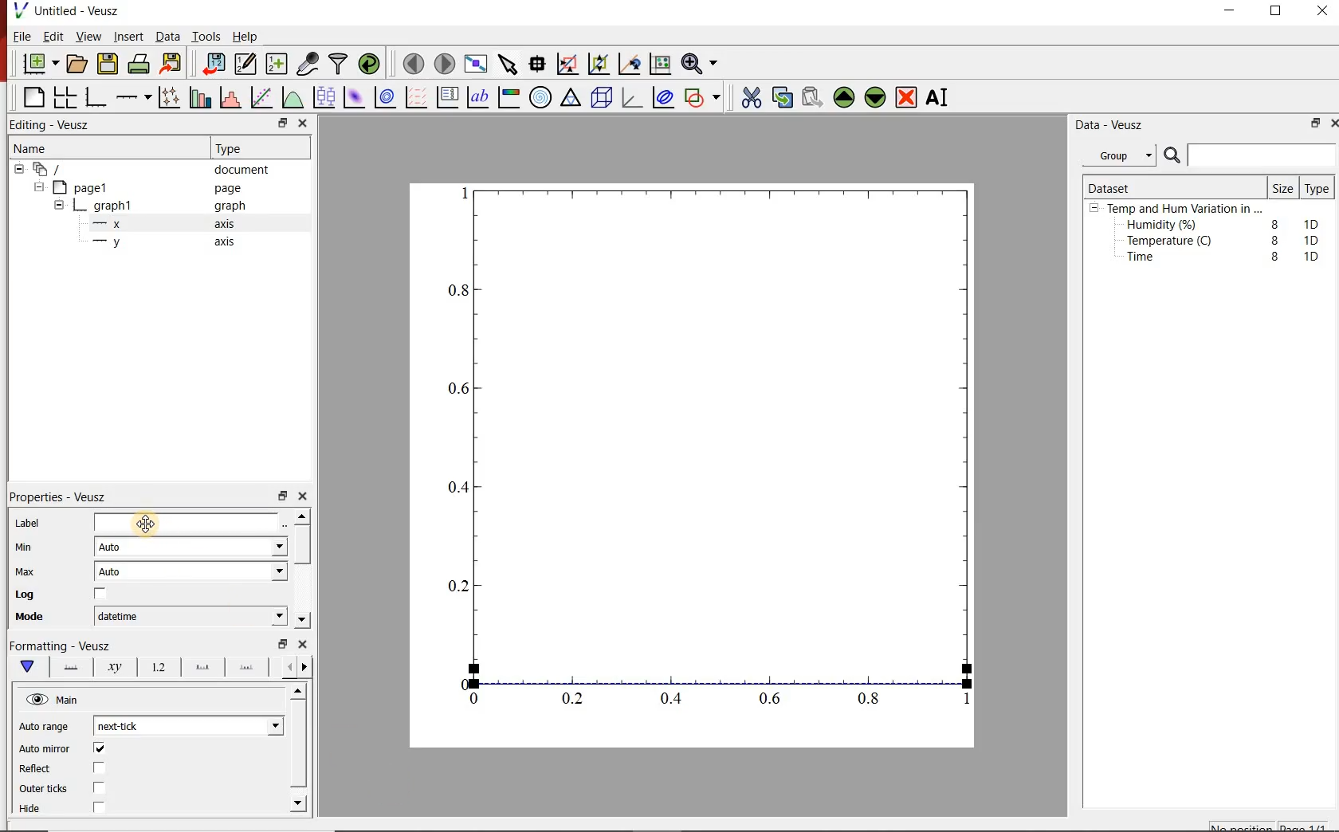 Image resolution: width=1339 pixels, height=832 pixels. What do you see at coordinates (158, 667) in the screenshot?
I see `tick labels` at bounding box center [158, 667].